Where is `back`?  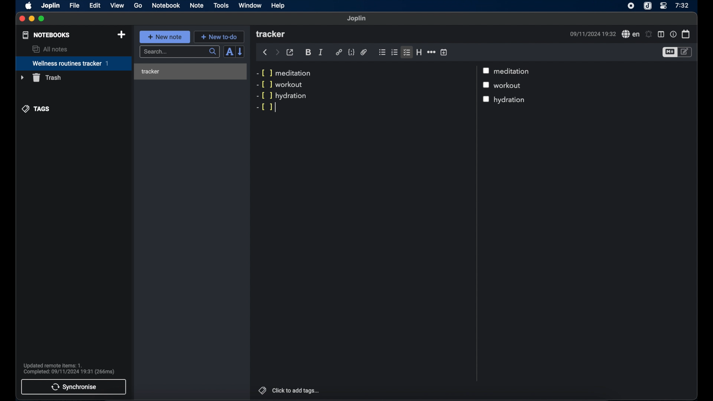 back is located at coordinates (265, 52).